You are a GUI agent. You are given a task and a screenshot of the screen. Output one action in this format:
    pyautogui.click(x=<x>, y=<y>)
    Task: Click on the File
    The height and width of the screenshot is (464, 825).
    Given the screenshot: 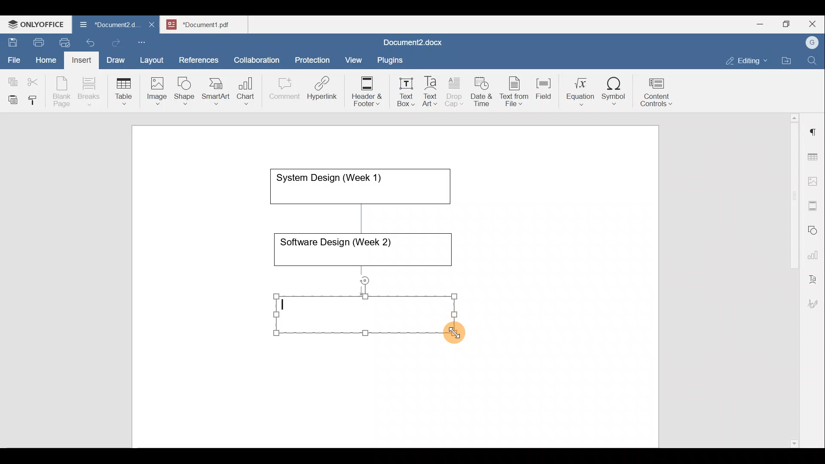 What is the action you would take?
    pyautogui.click(x=15, y=57)
    